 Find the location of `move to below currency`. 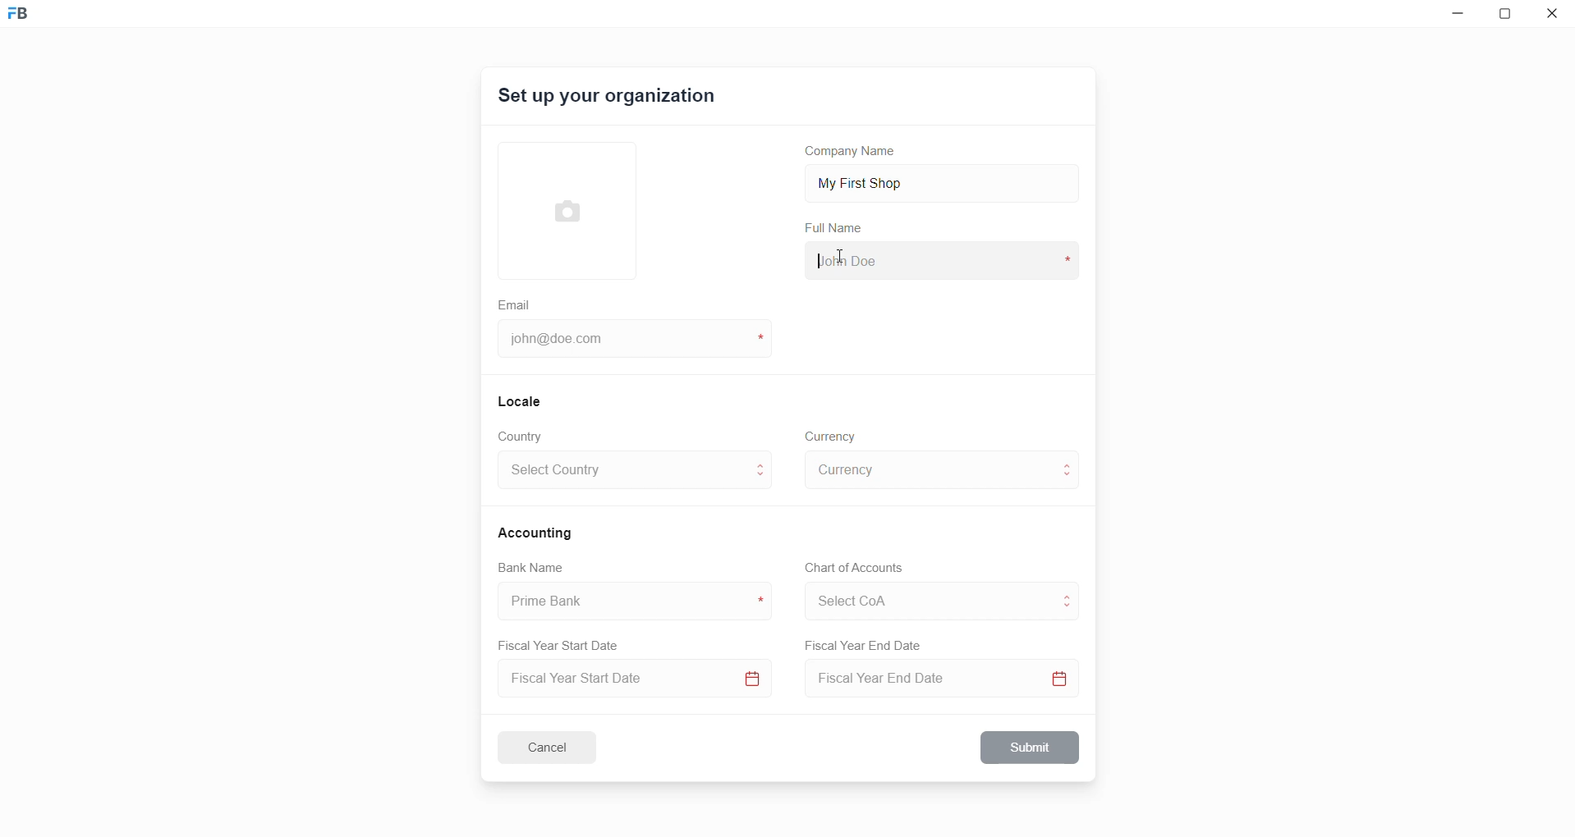

move to below currency is located at coordinates (1071, 478).